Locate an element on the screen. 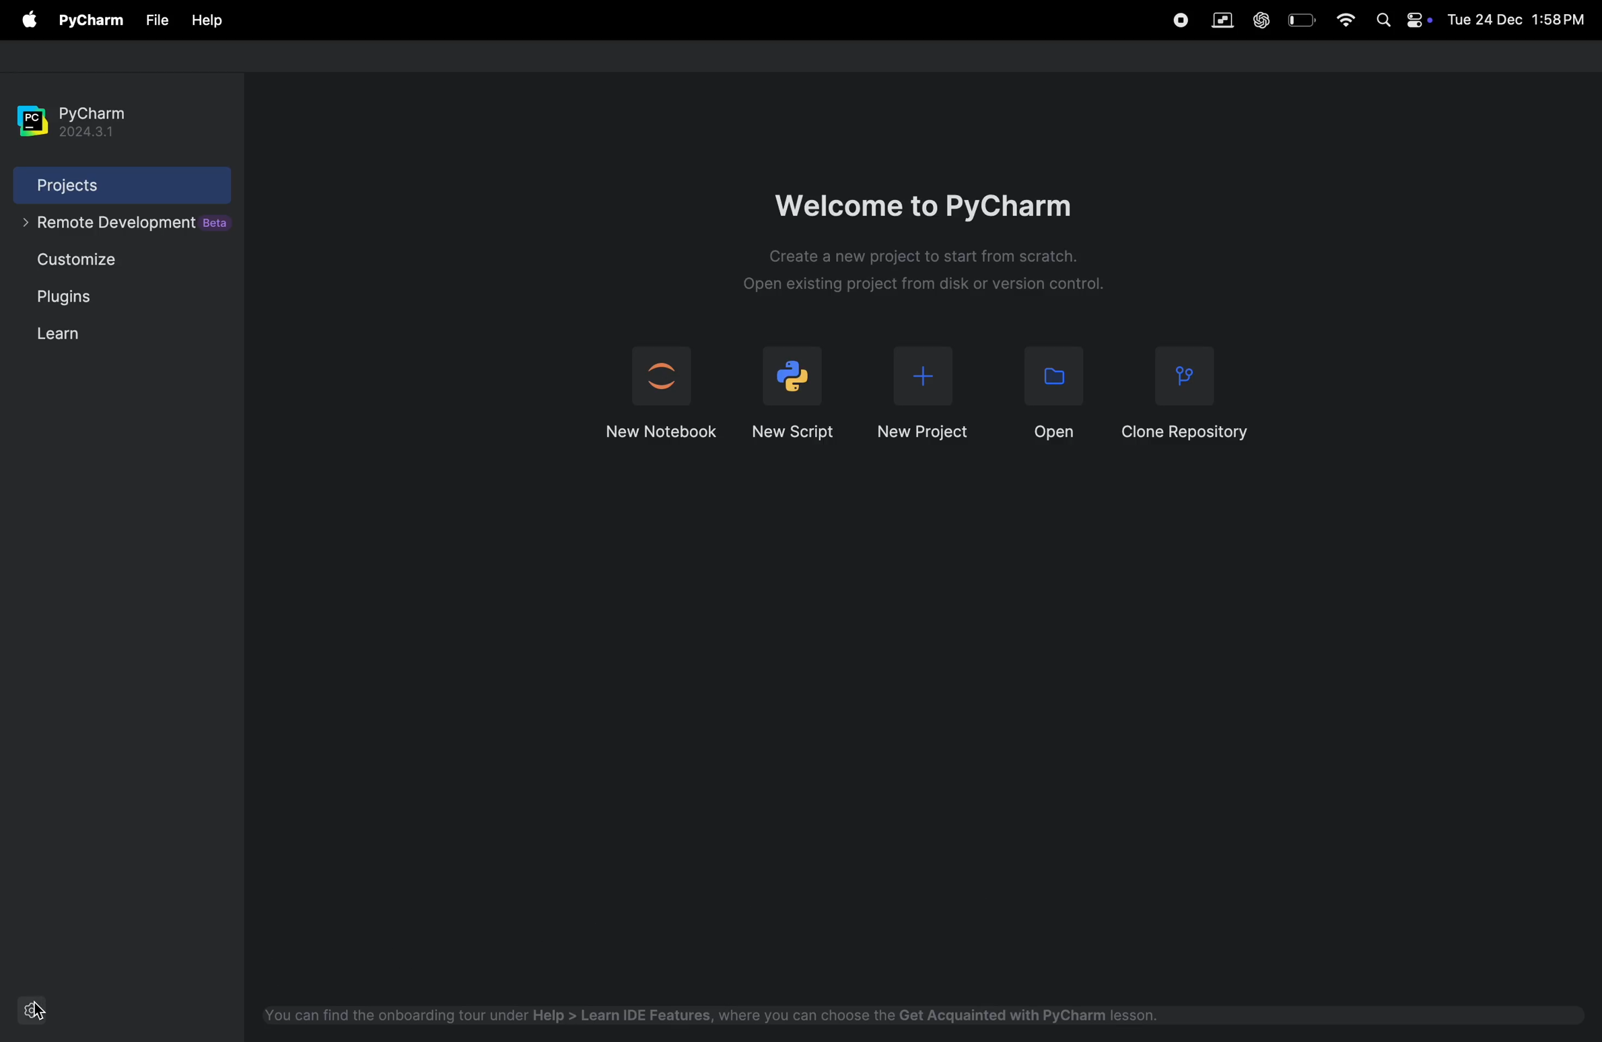  Plugins is located at coordinates (69, 301).